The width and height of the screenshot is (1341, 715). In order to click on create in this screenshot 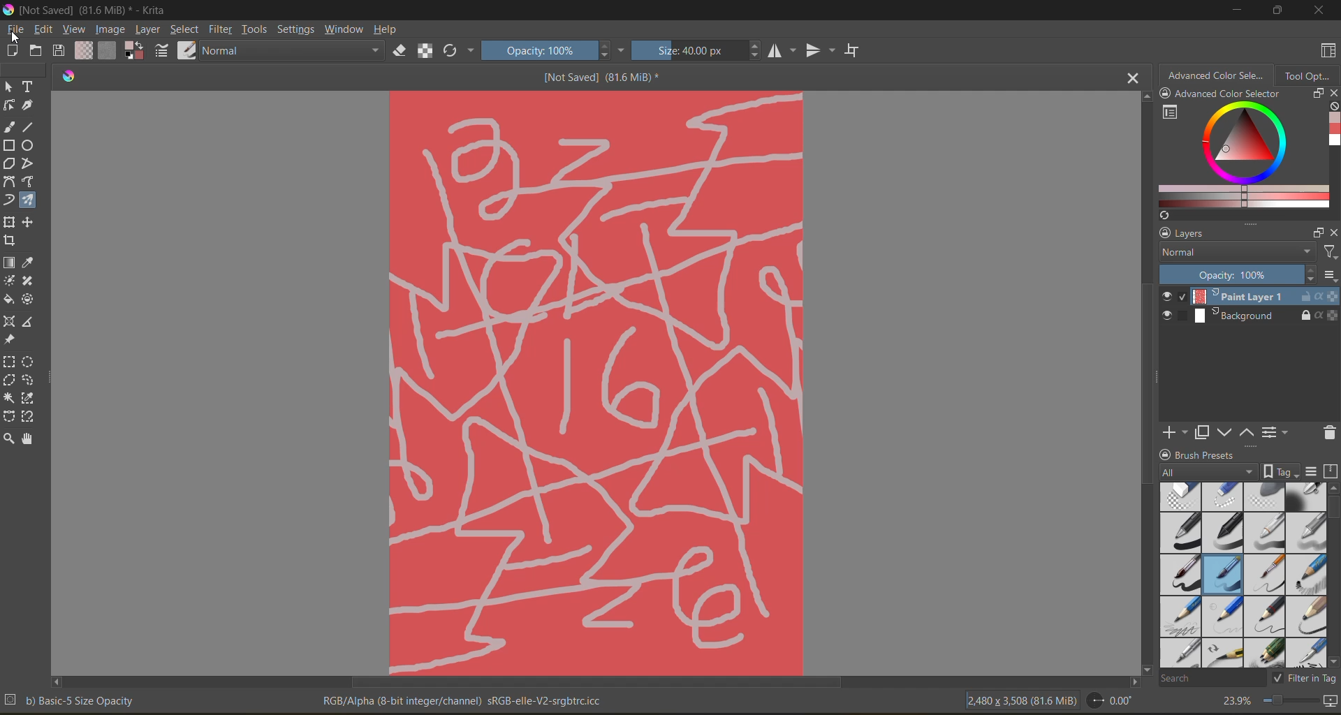, I will do `click(13, 52)`.